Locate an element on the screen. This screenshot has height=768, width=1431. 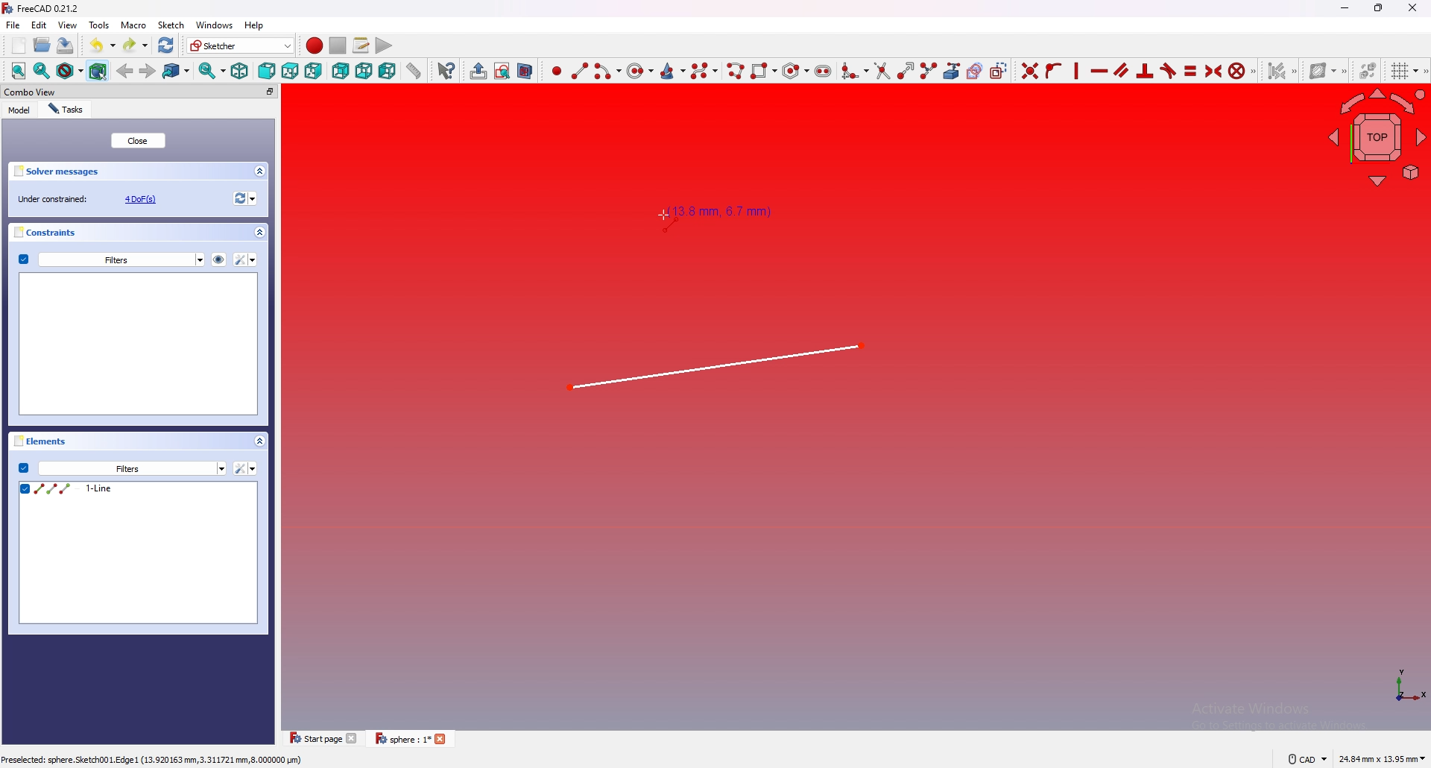
Create point is located at coordinates (554, 71).